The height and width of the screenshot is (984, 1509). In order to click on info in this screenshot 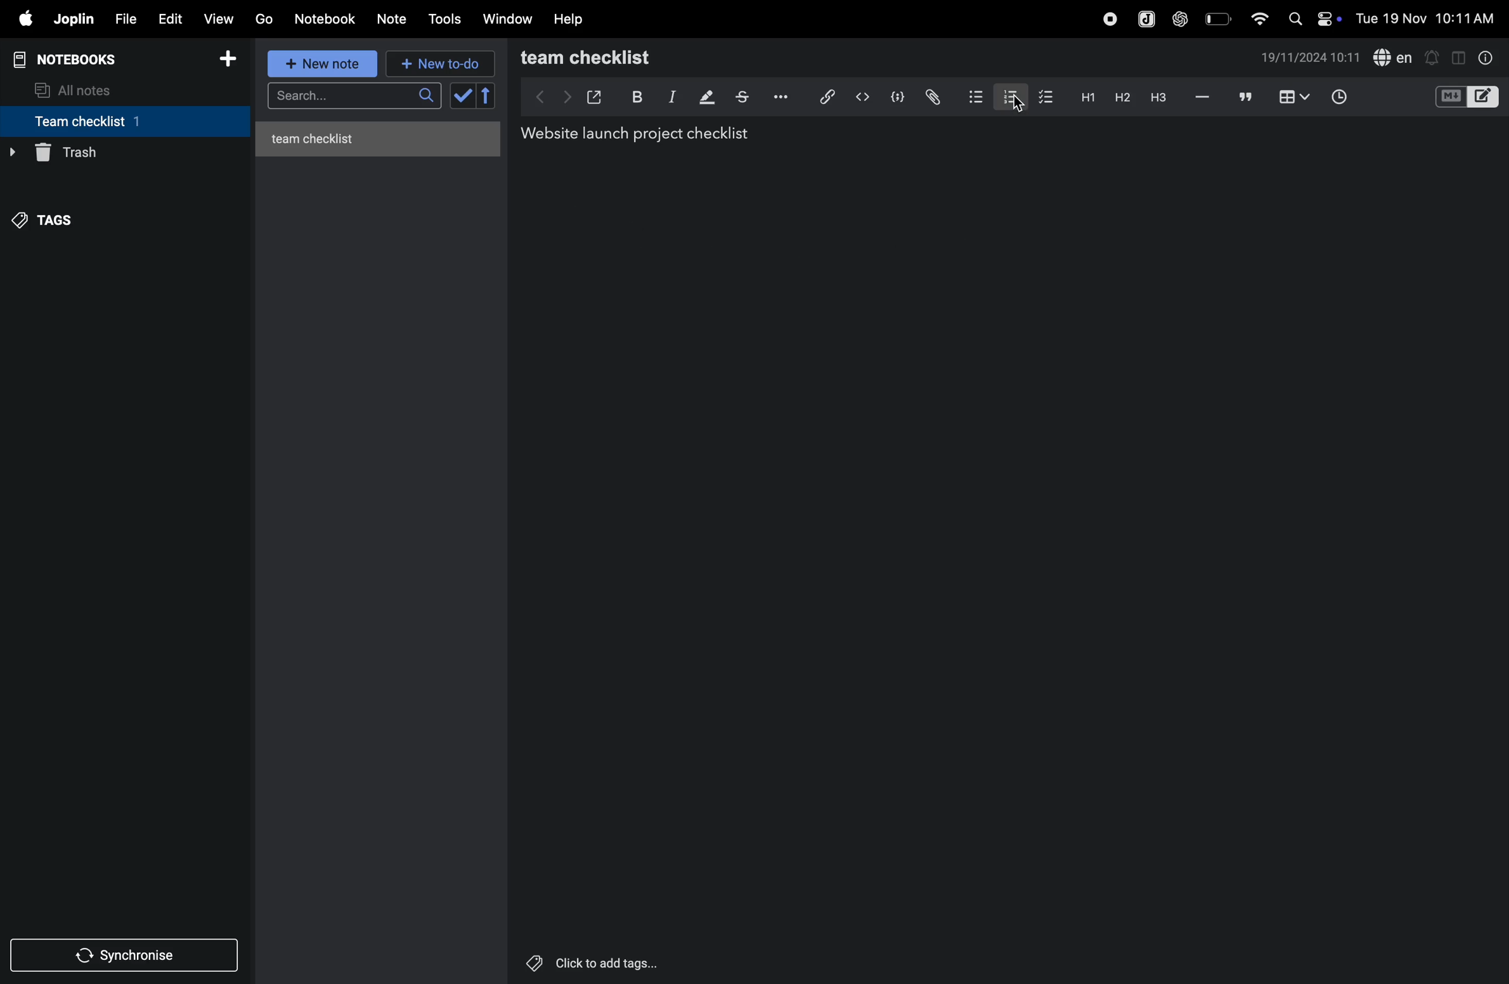, I will do `click(1483, 57)`.